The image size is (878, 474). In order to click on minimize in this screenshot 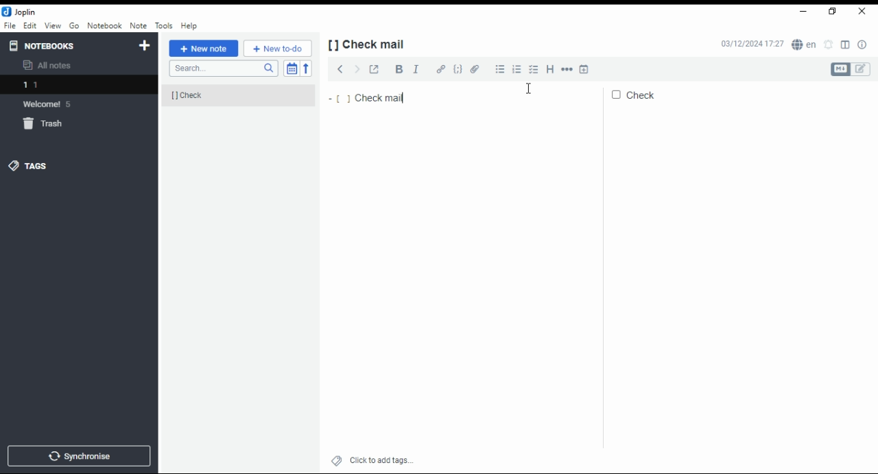, I will do `click(803, 11)`.